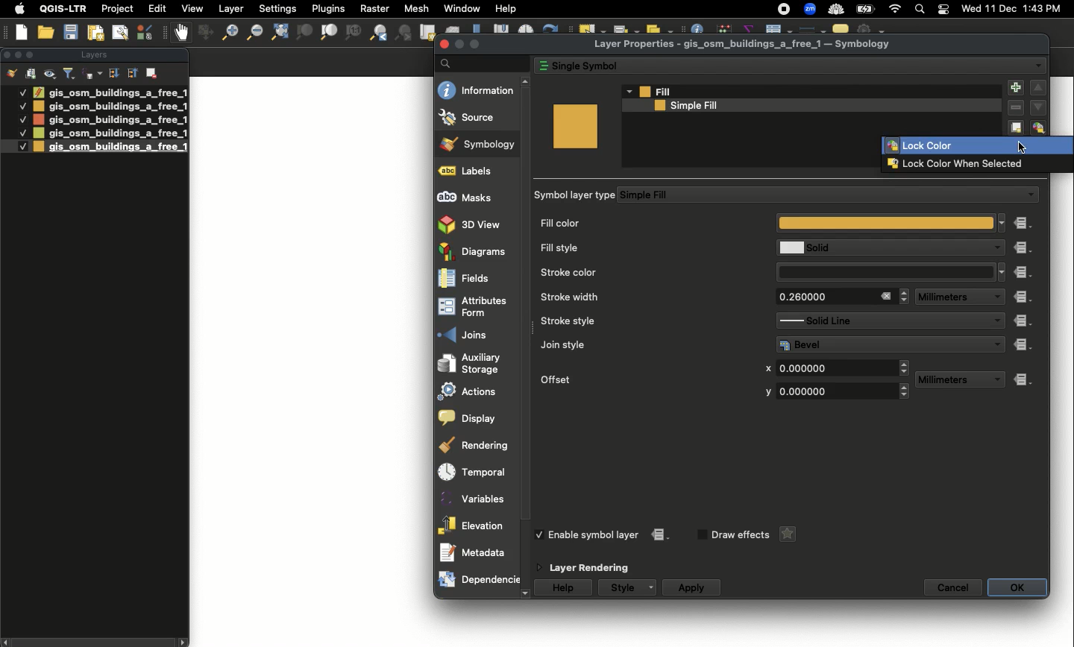 This screenshot has height=647, width=1074. I want to click on Rendering, so click(473, 445).